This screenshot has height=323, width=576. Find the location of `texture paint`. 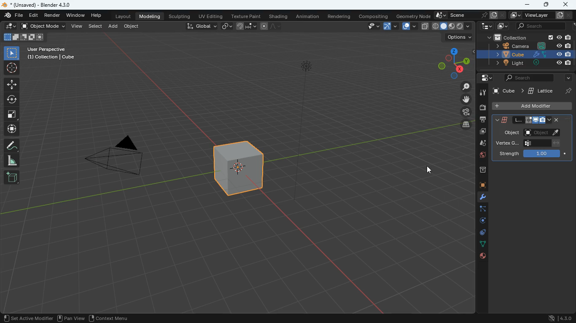

texture paint is located at coordinates (245, 15).